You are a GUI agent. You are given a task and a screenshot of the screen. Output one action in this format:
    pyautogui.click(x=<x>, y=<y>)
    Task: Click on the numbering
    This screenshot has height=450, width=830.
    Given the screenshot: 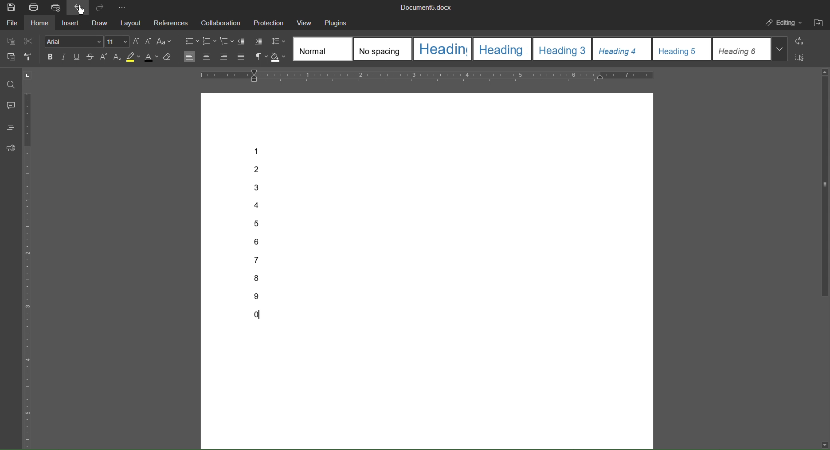 What is the action you would take?
    pyautogui.click(x=210, y=42)
    